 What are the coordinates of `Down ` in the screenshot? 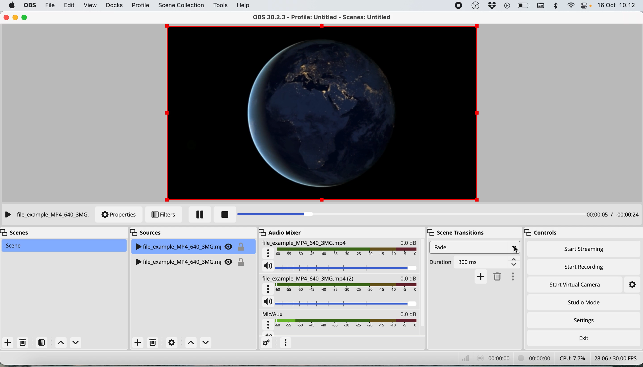 It's located at (206, 343).